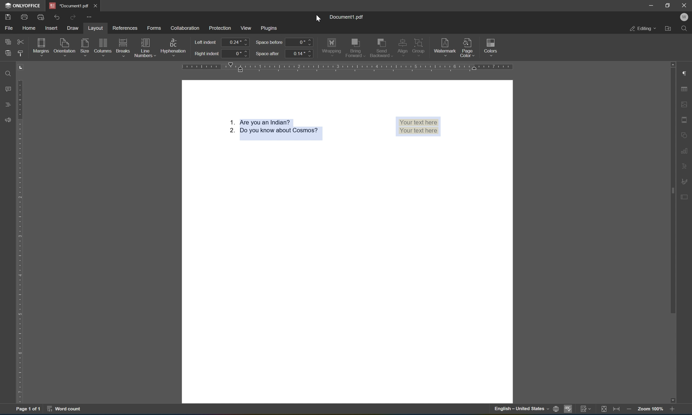 The image size is (692, 415). Describe the element at coordinates (274, 135) in the screenshot. I see `Do you know about Cosmos?` at that location.